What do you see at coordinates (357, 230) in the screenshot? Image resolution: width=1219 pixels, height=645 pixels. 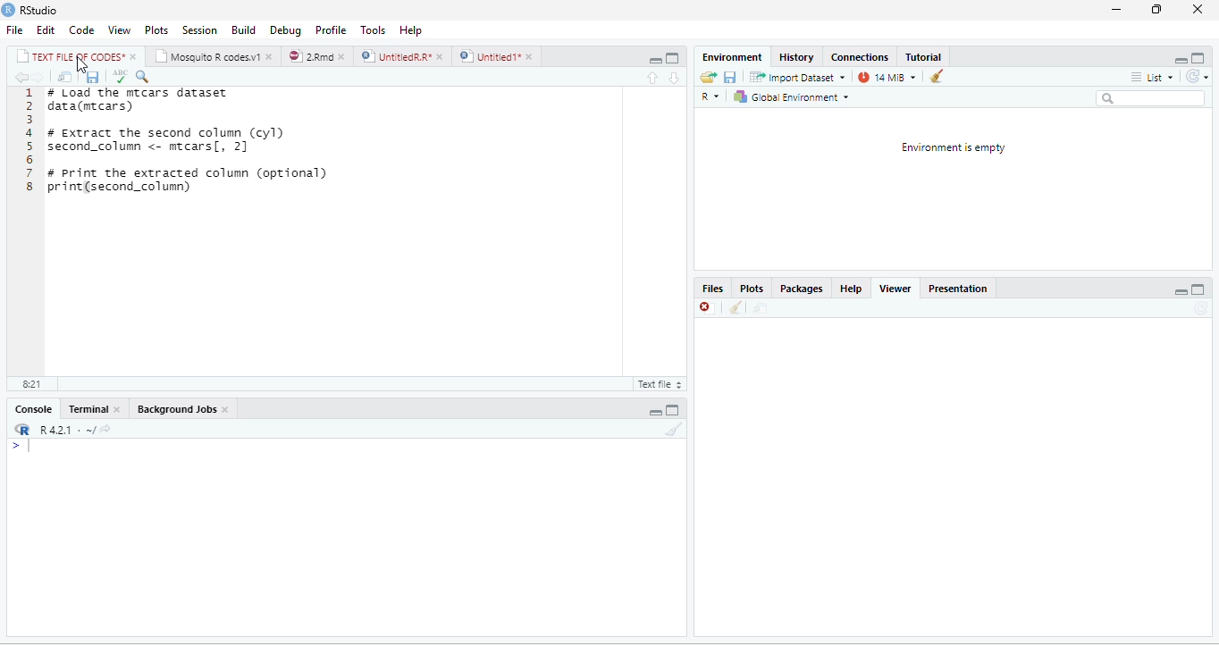 I see `1 # Load the mrcars dataset

2 data(mecars)

3

4 # Extract the second column (cyl)

5 second_column <- mrcars[, 2]

6

7 # print the extracted column (optional)
8 print(second_column)` at bounding box center [357, 230].